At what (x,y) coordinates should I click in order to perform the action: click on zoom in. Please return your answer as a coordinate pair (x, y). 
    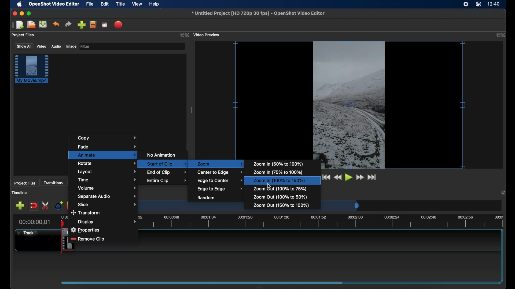
    Looking at the image, I should click on (279, 163).